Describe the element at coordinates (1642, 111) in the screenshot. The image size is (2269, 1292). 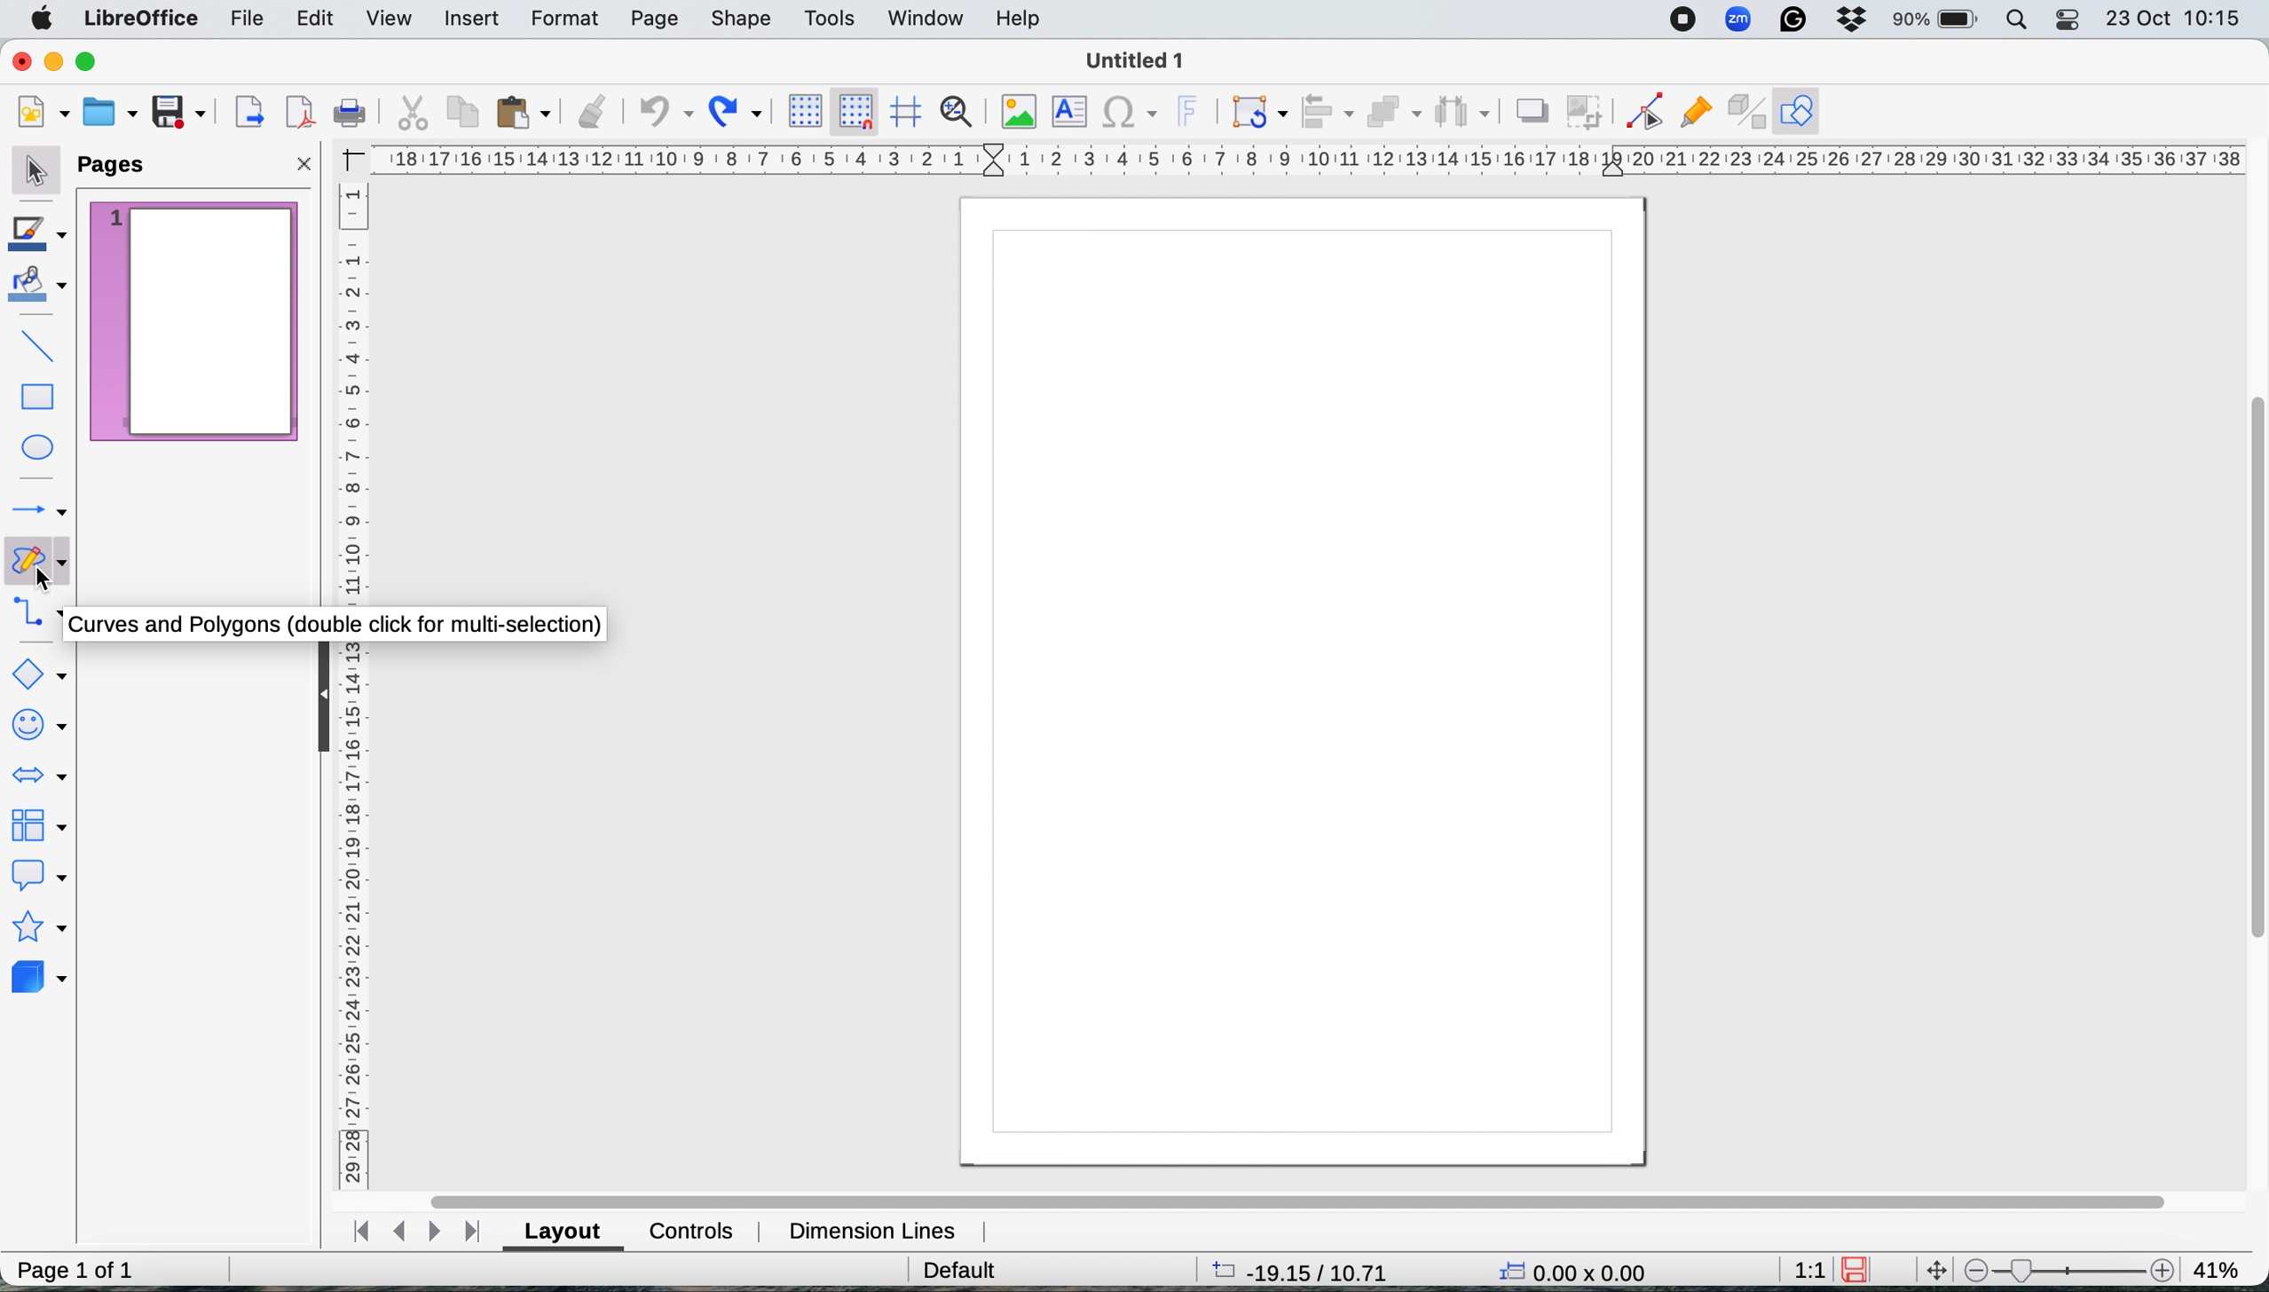
I see `toggle edit point mode` at that location.